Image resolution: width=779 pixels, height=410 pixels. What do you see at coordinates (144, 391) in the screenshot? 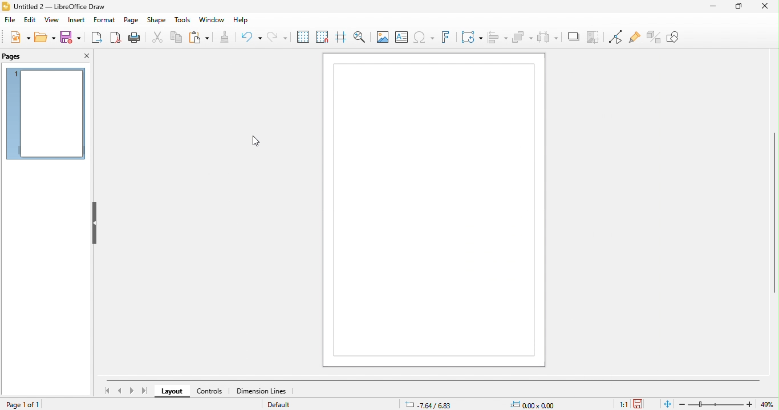
I see `last page` at bounding box center [144, 391].